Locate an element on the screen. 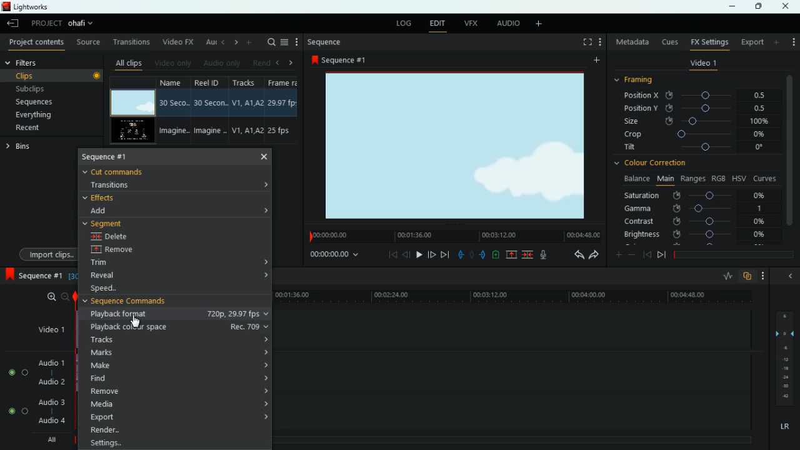 This screenshot has width=800, height=450. subclips is located at coordinates (52, 88).